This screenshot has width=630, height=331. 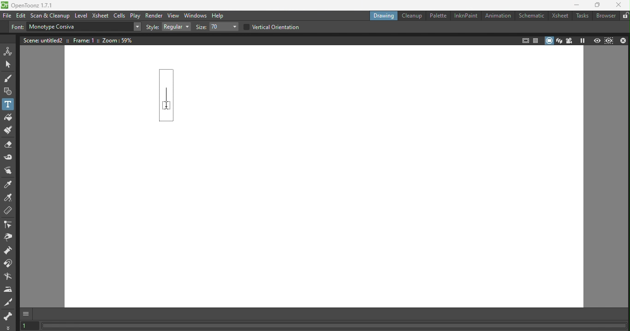 I want to click on Freeze, so click(x=582, y=40).